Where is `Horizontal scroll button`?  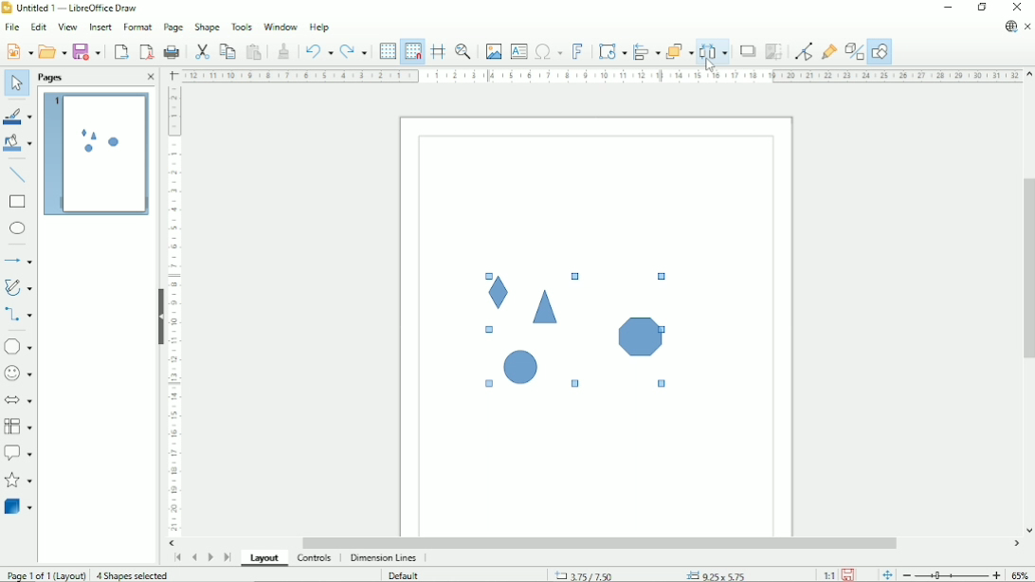
Horizontal scroll button is located at coordinates (1017, 543).